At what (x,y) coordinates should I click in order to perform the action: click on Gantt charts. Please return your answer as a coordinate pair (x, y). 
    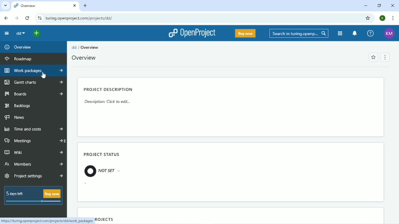
    Looking at the image, I should click on (34, 82).